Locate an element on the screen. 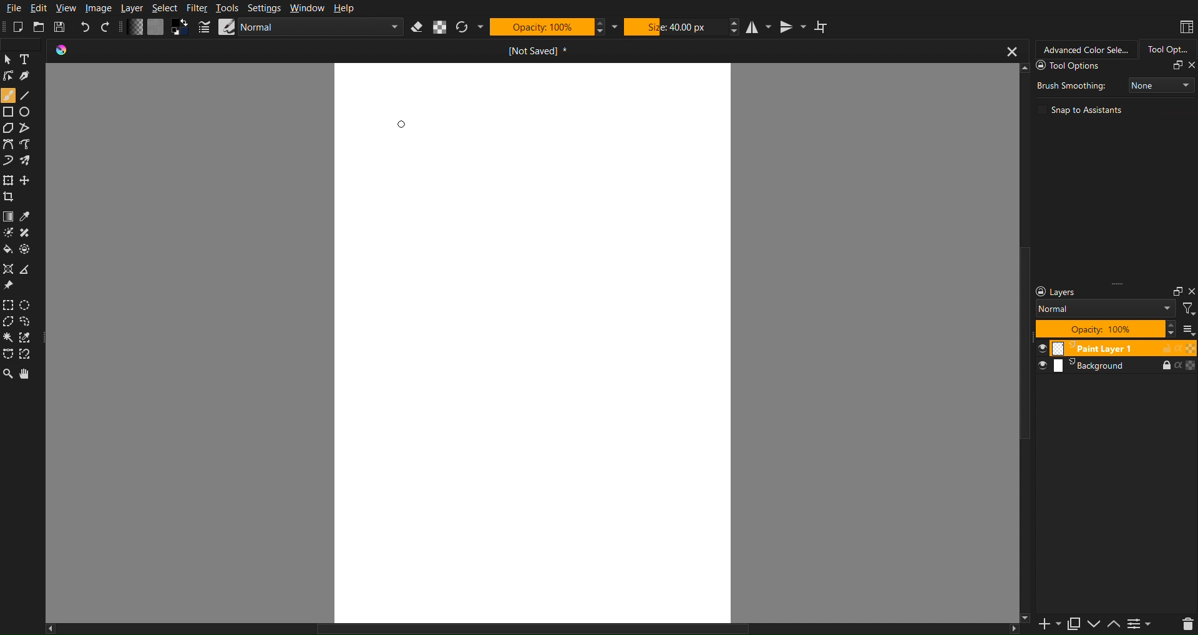  Blemish Fix is located at coordinates (30, 232).